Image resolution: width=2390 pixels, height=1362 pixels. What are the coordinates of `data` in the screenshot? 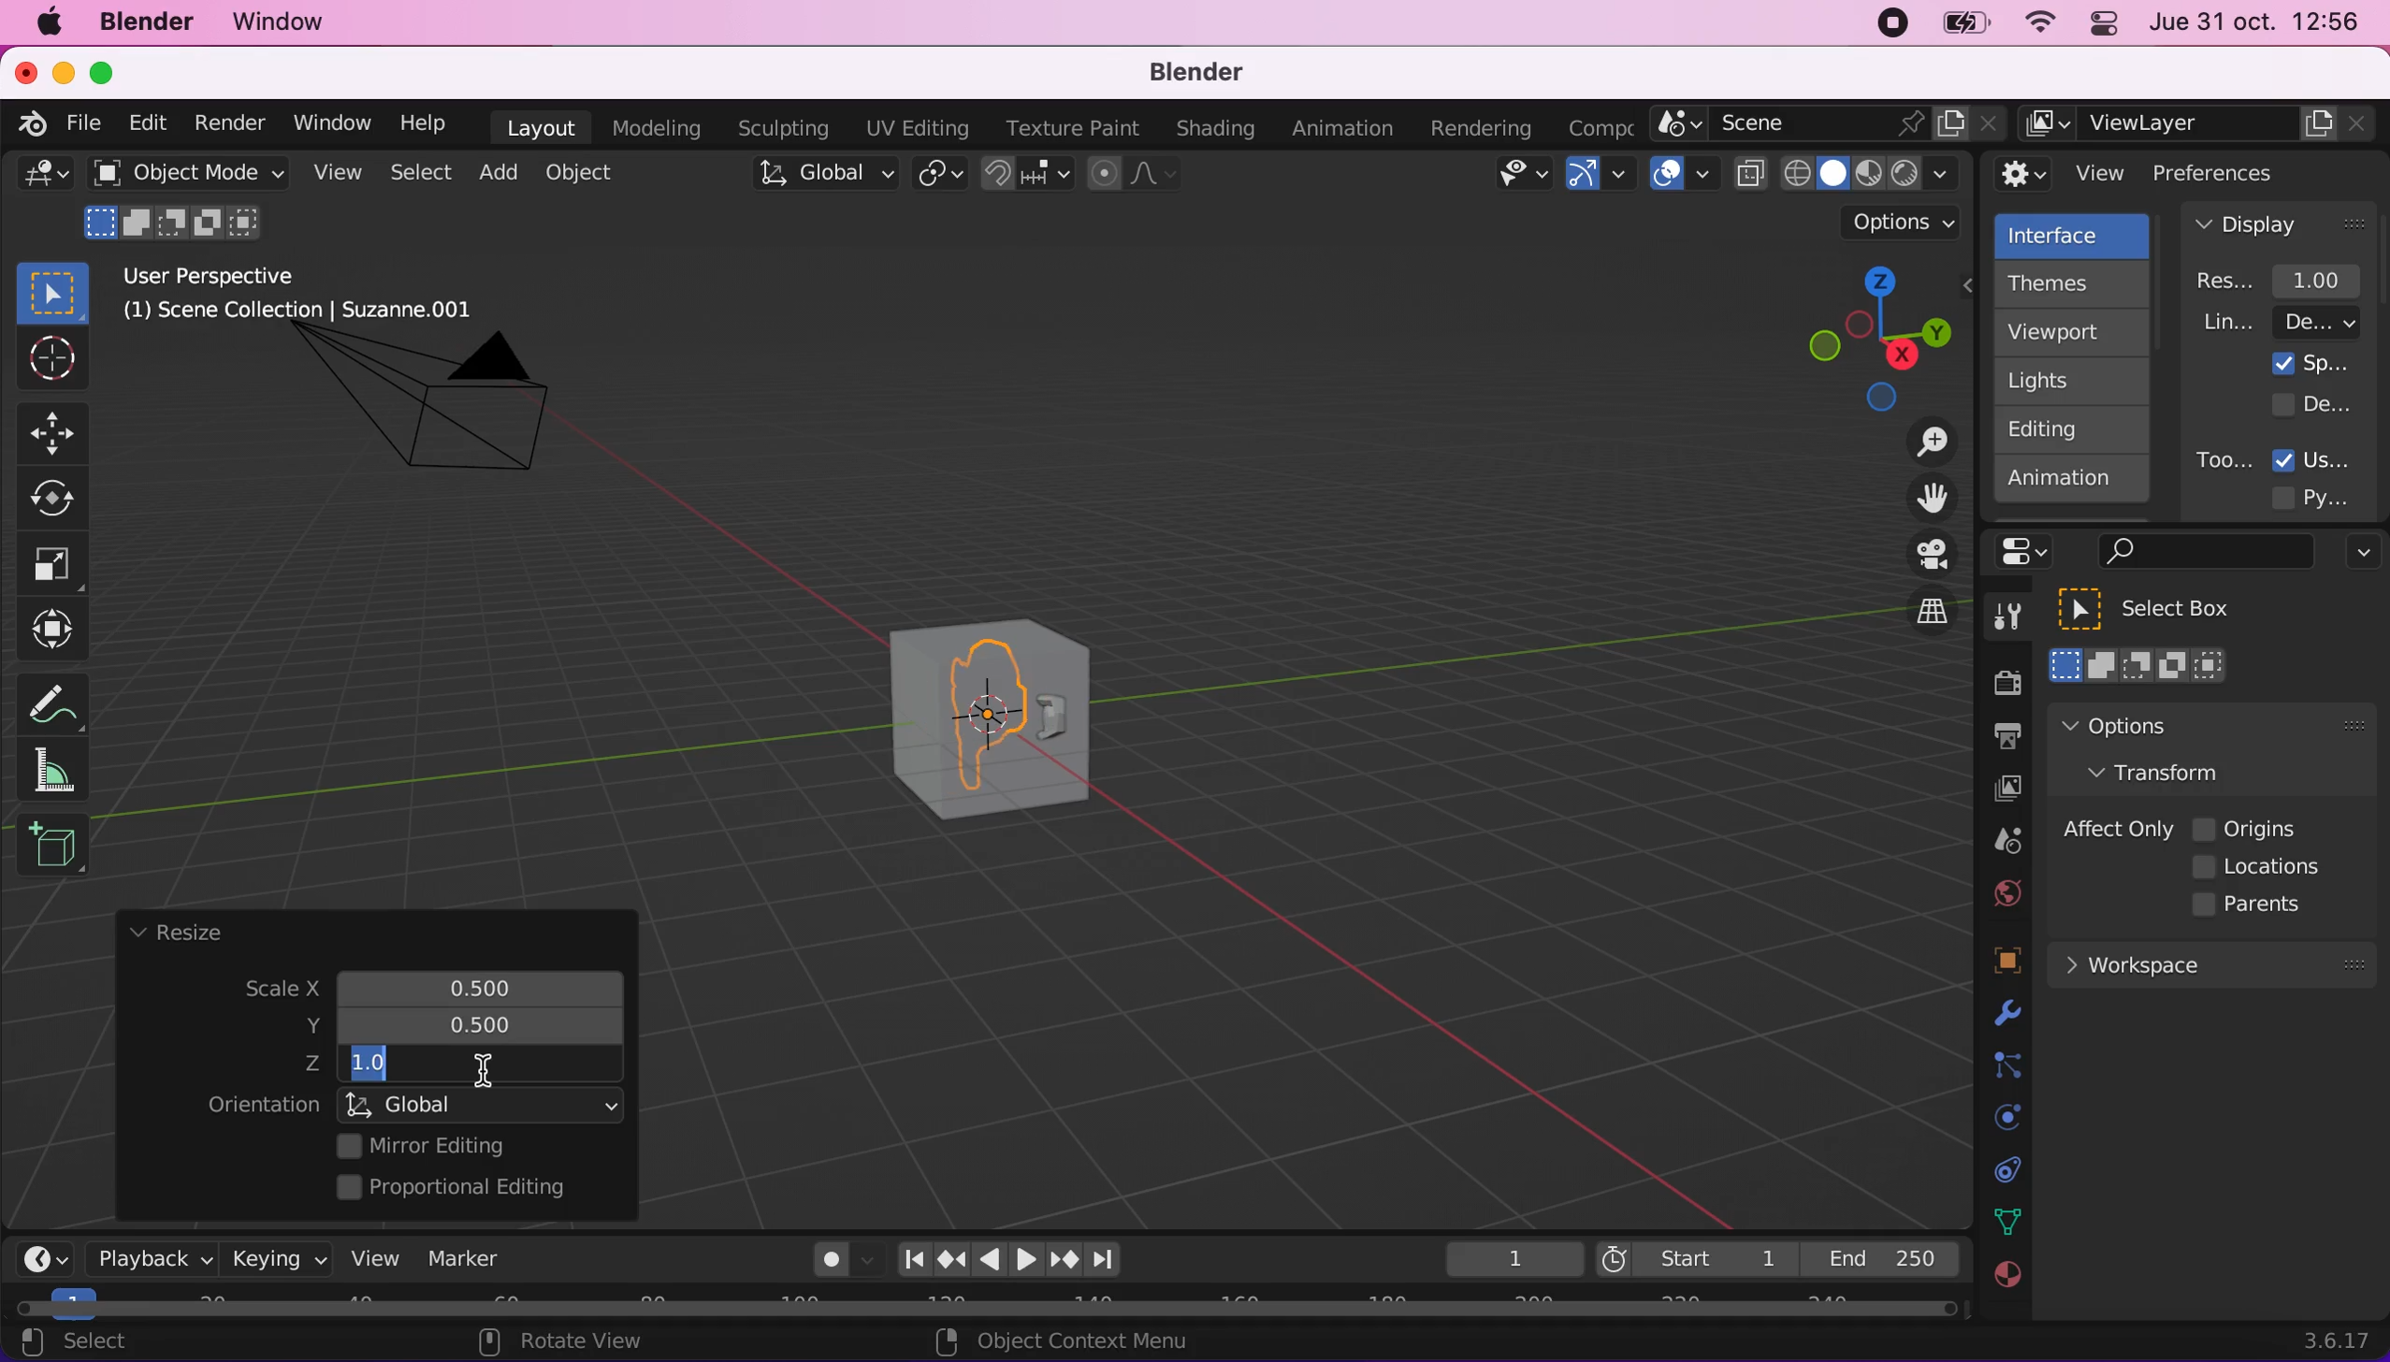 It's located at (2003, 1220).